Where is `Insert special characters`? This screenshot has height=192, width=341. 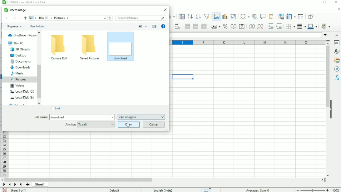
Insert special characters is located at coordinates (244, 17).